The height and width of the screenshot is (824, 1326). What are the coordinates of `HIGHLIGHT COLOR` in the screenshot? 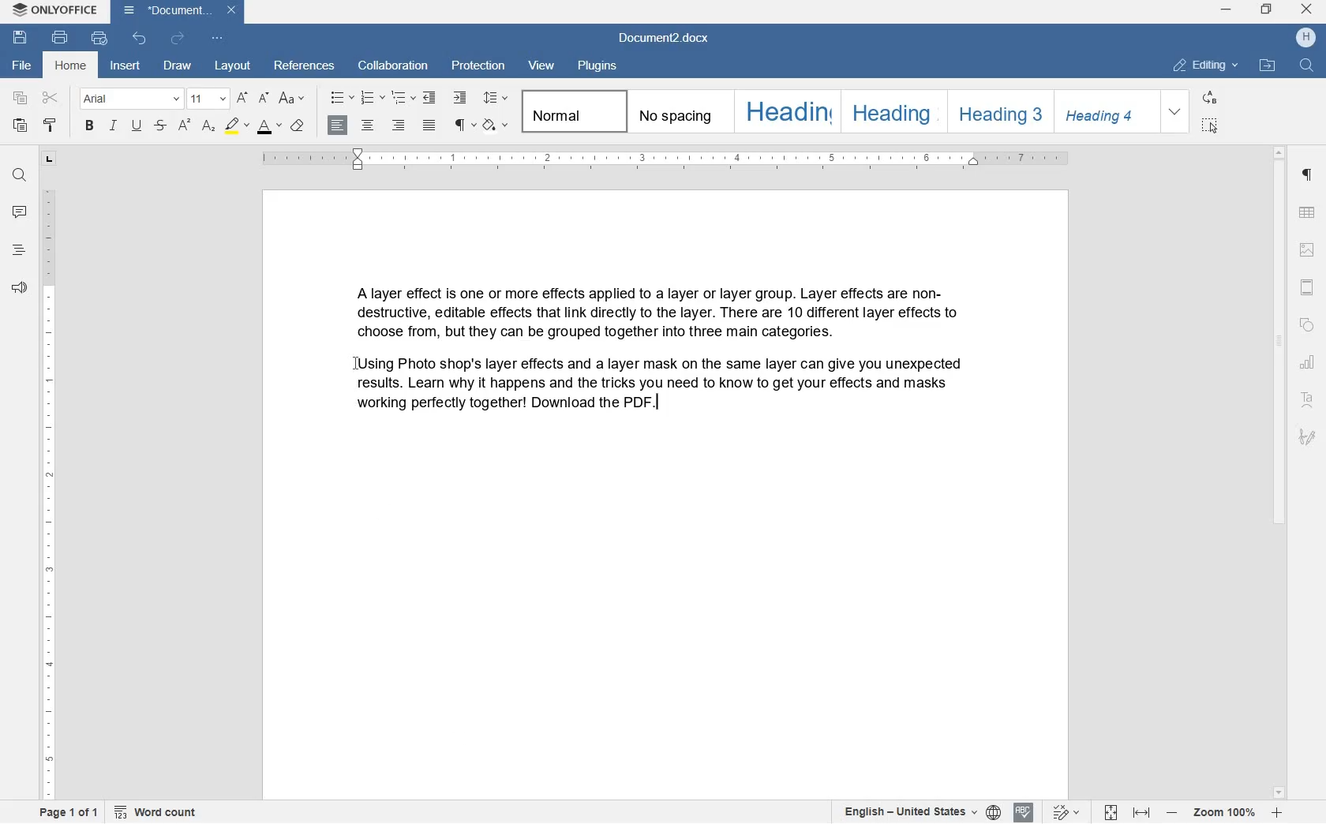 It's located at (235, 125).